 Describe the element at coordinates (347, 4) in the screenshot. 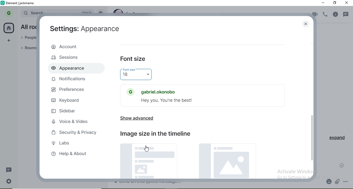

I see `close` at that location.